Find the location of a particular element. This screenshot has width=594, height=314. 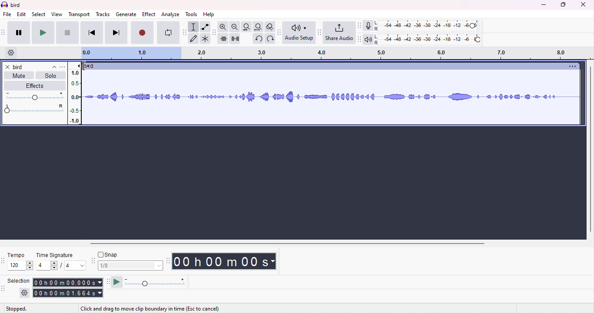

fit selection to width is located at coordinates (246, 27).